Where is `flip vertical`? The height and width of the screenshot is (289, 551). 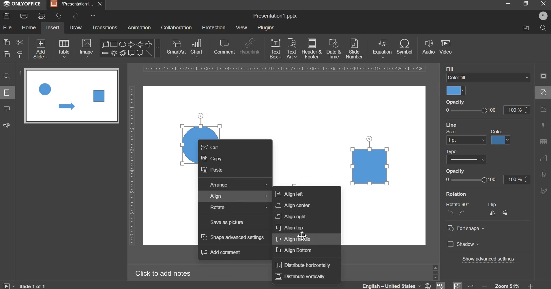
flip vertical is located at coordinates (505, 212).